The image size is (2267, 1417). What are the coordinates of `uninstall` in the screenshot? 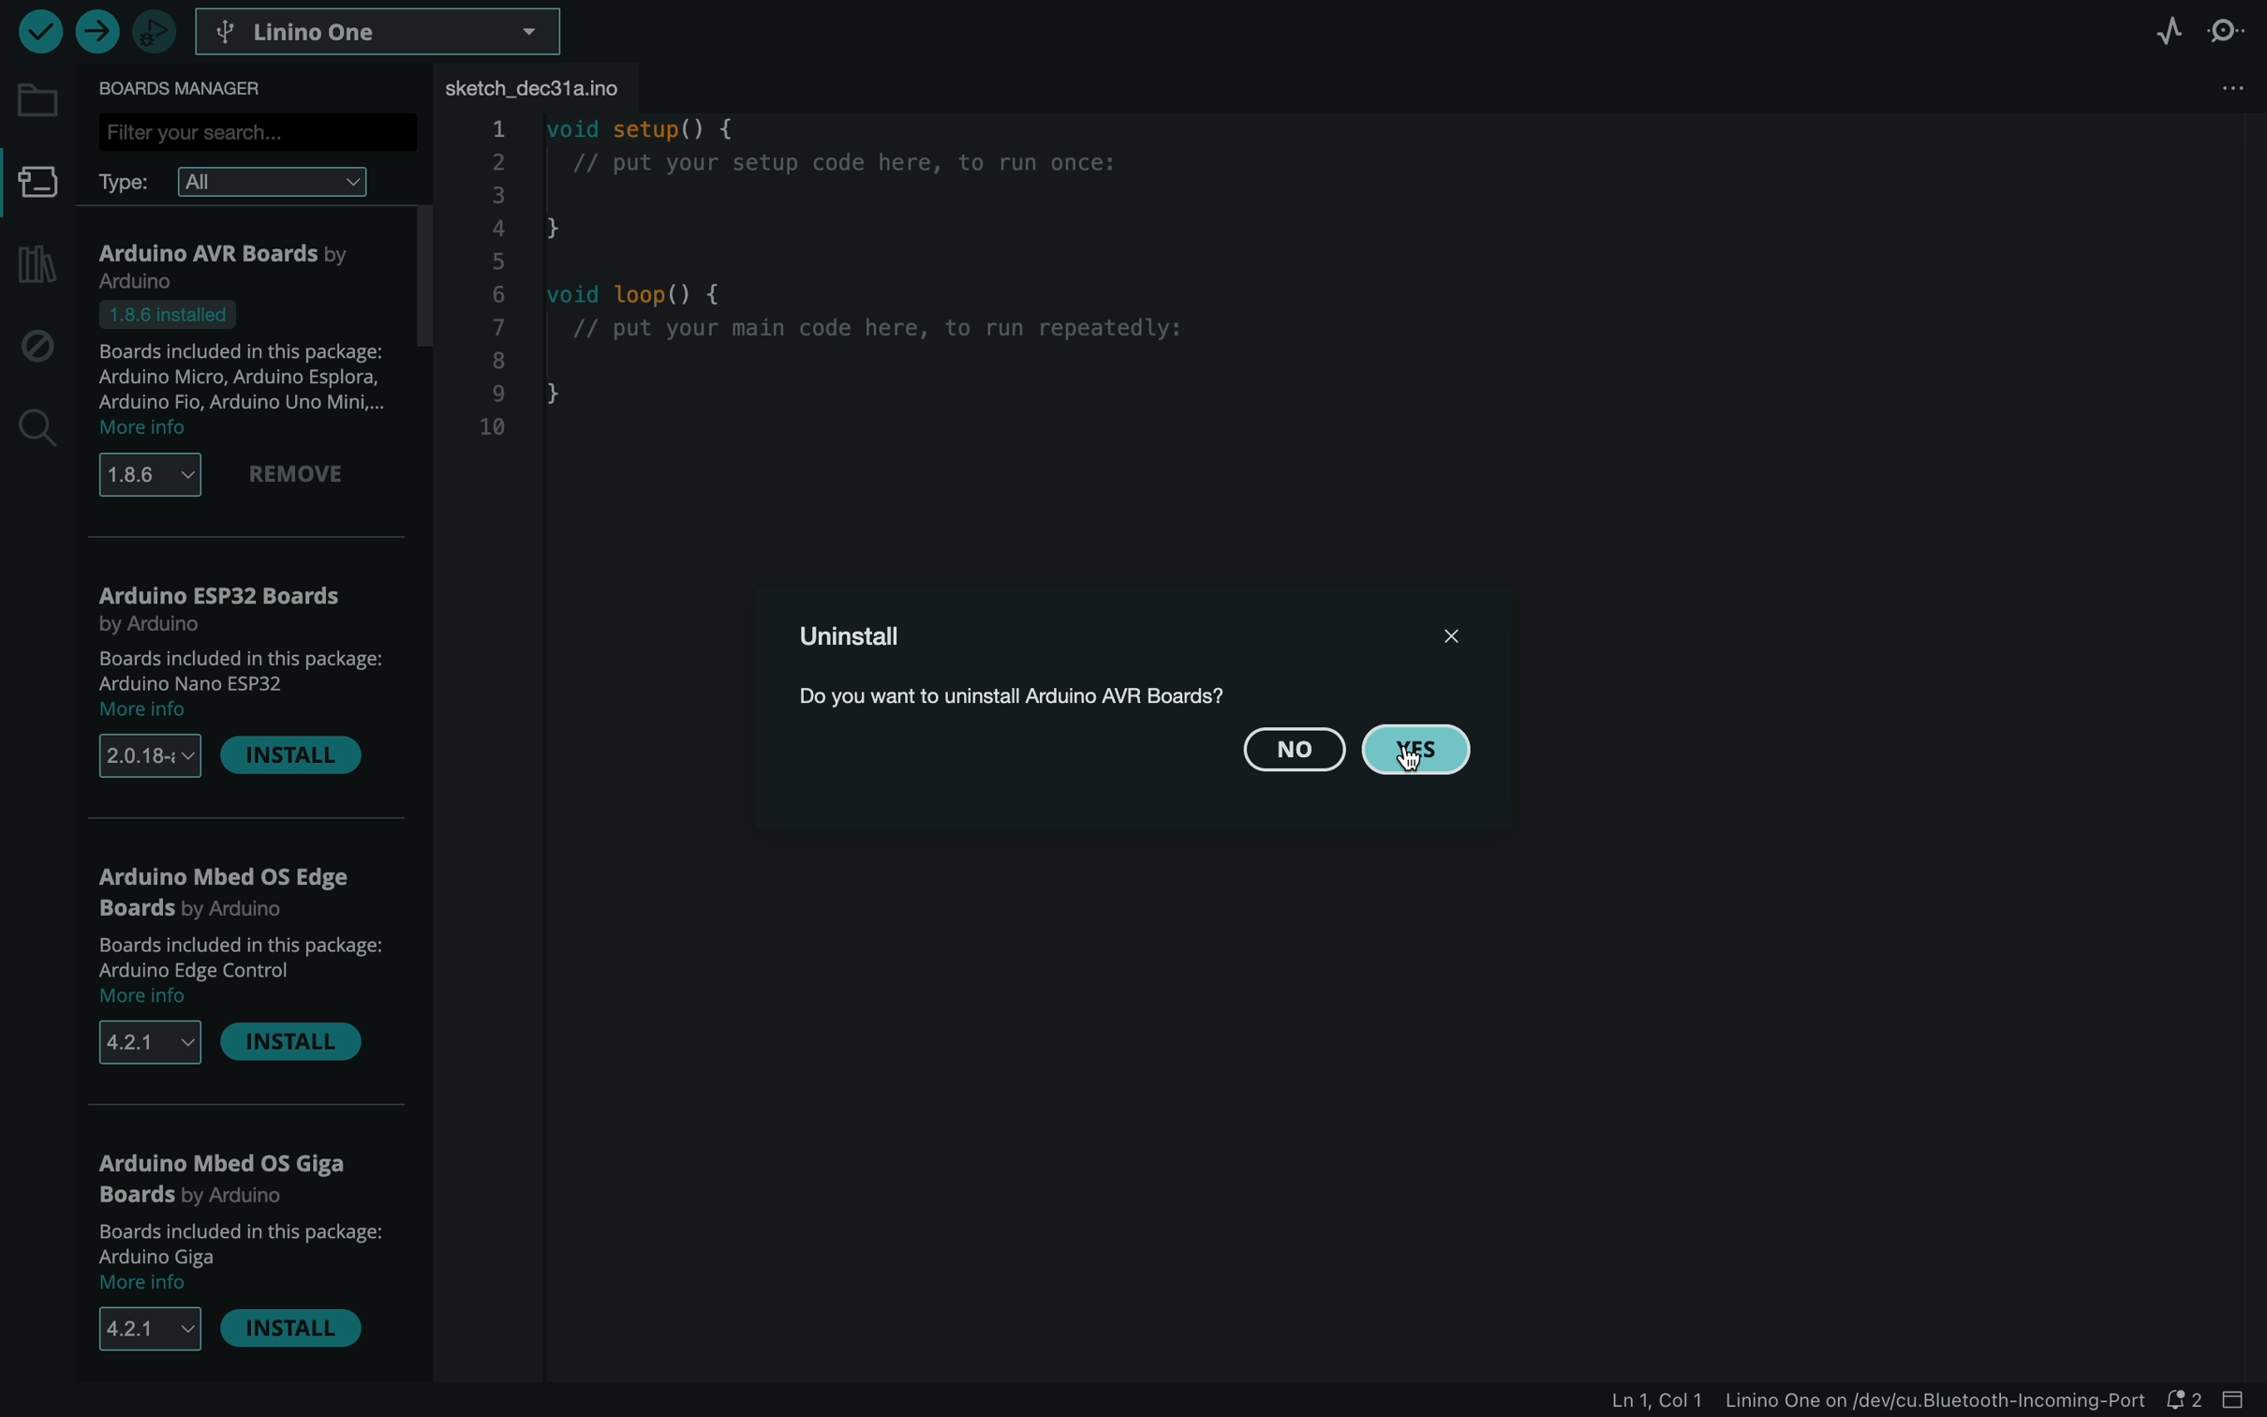 It's located at (862, 637).